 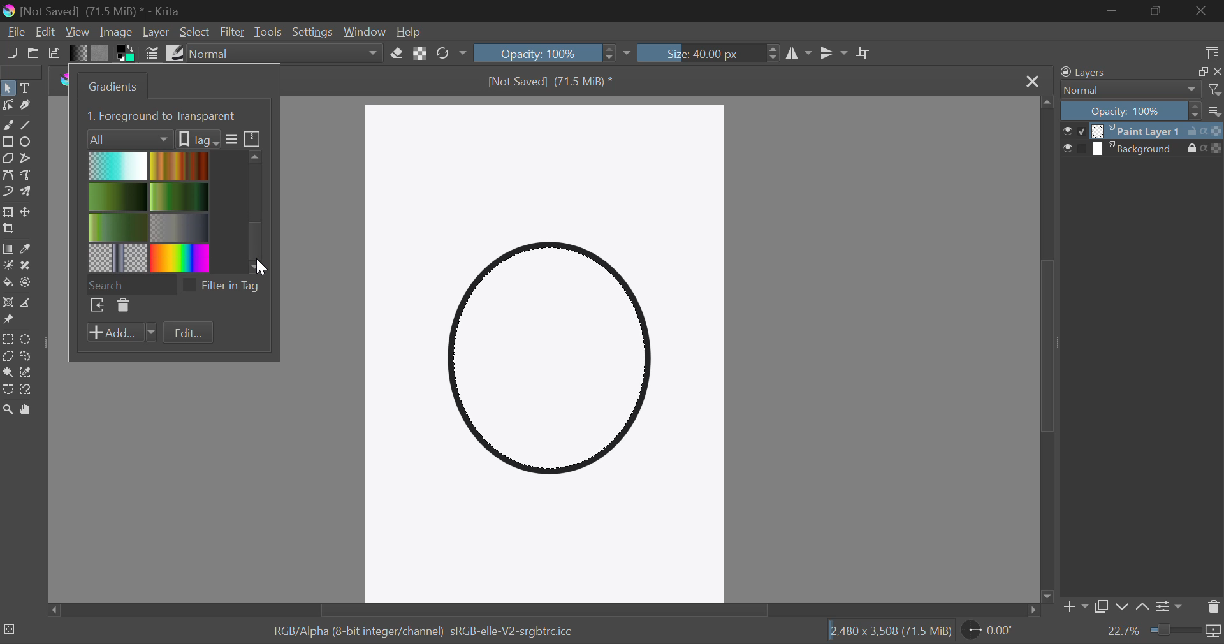 I want to click on Move layer up, so click(x=1141, y=607).